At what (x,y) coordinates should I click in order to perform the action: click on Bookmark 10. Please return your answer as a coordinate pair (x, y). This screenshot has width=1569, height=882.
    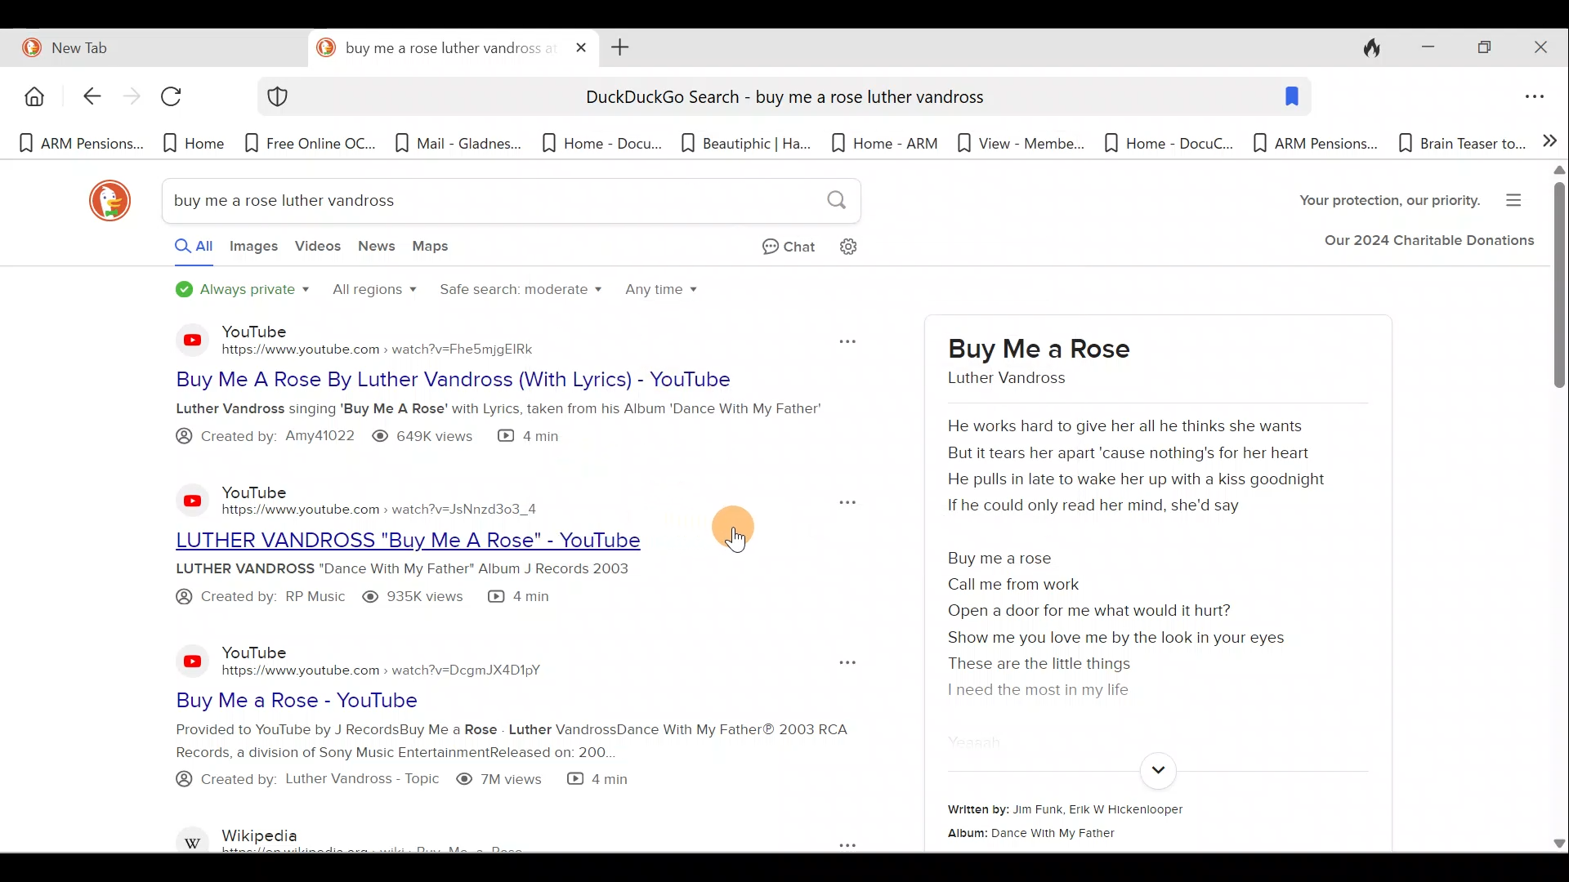
    Looking at the image, I should click on (1316, 145).